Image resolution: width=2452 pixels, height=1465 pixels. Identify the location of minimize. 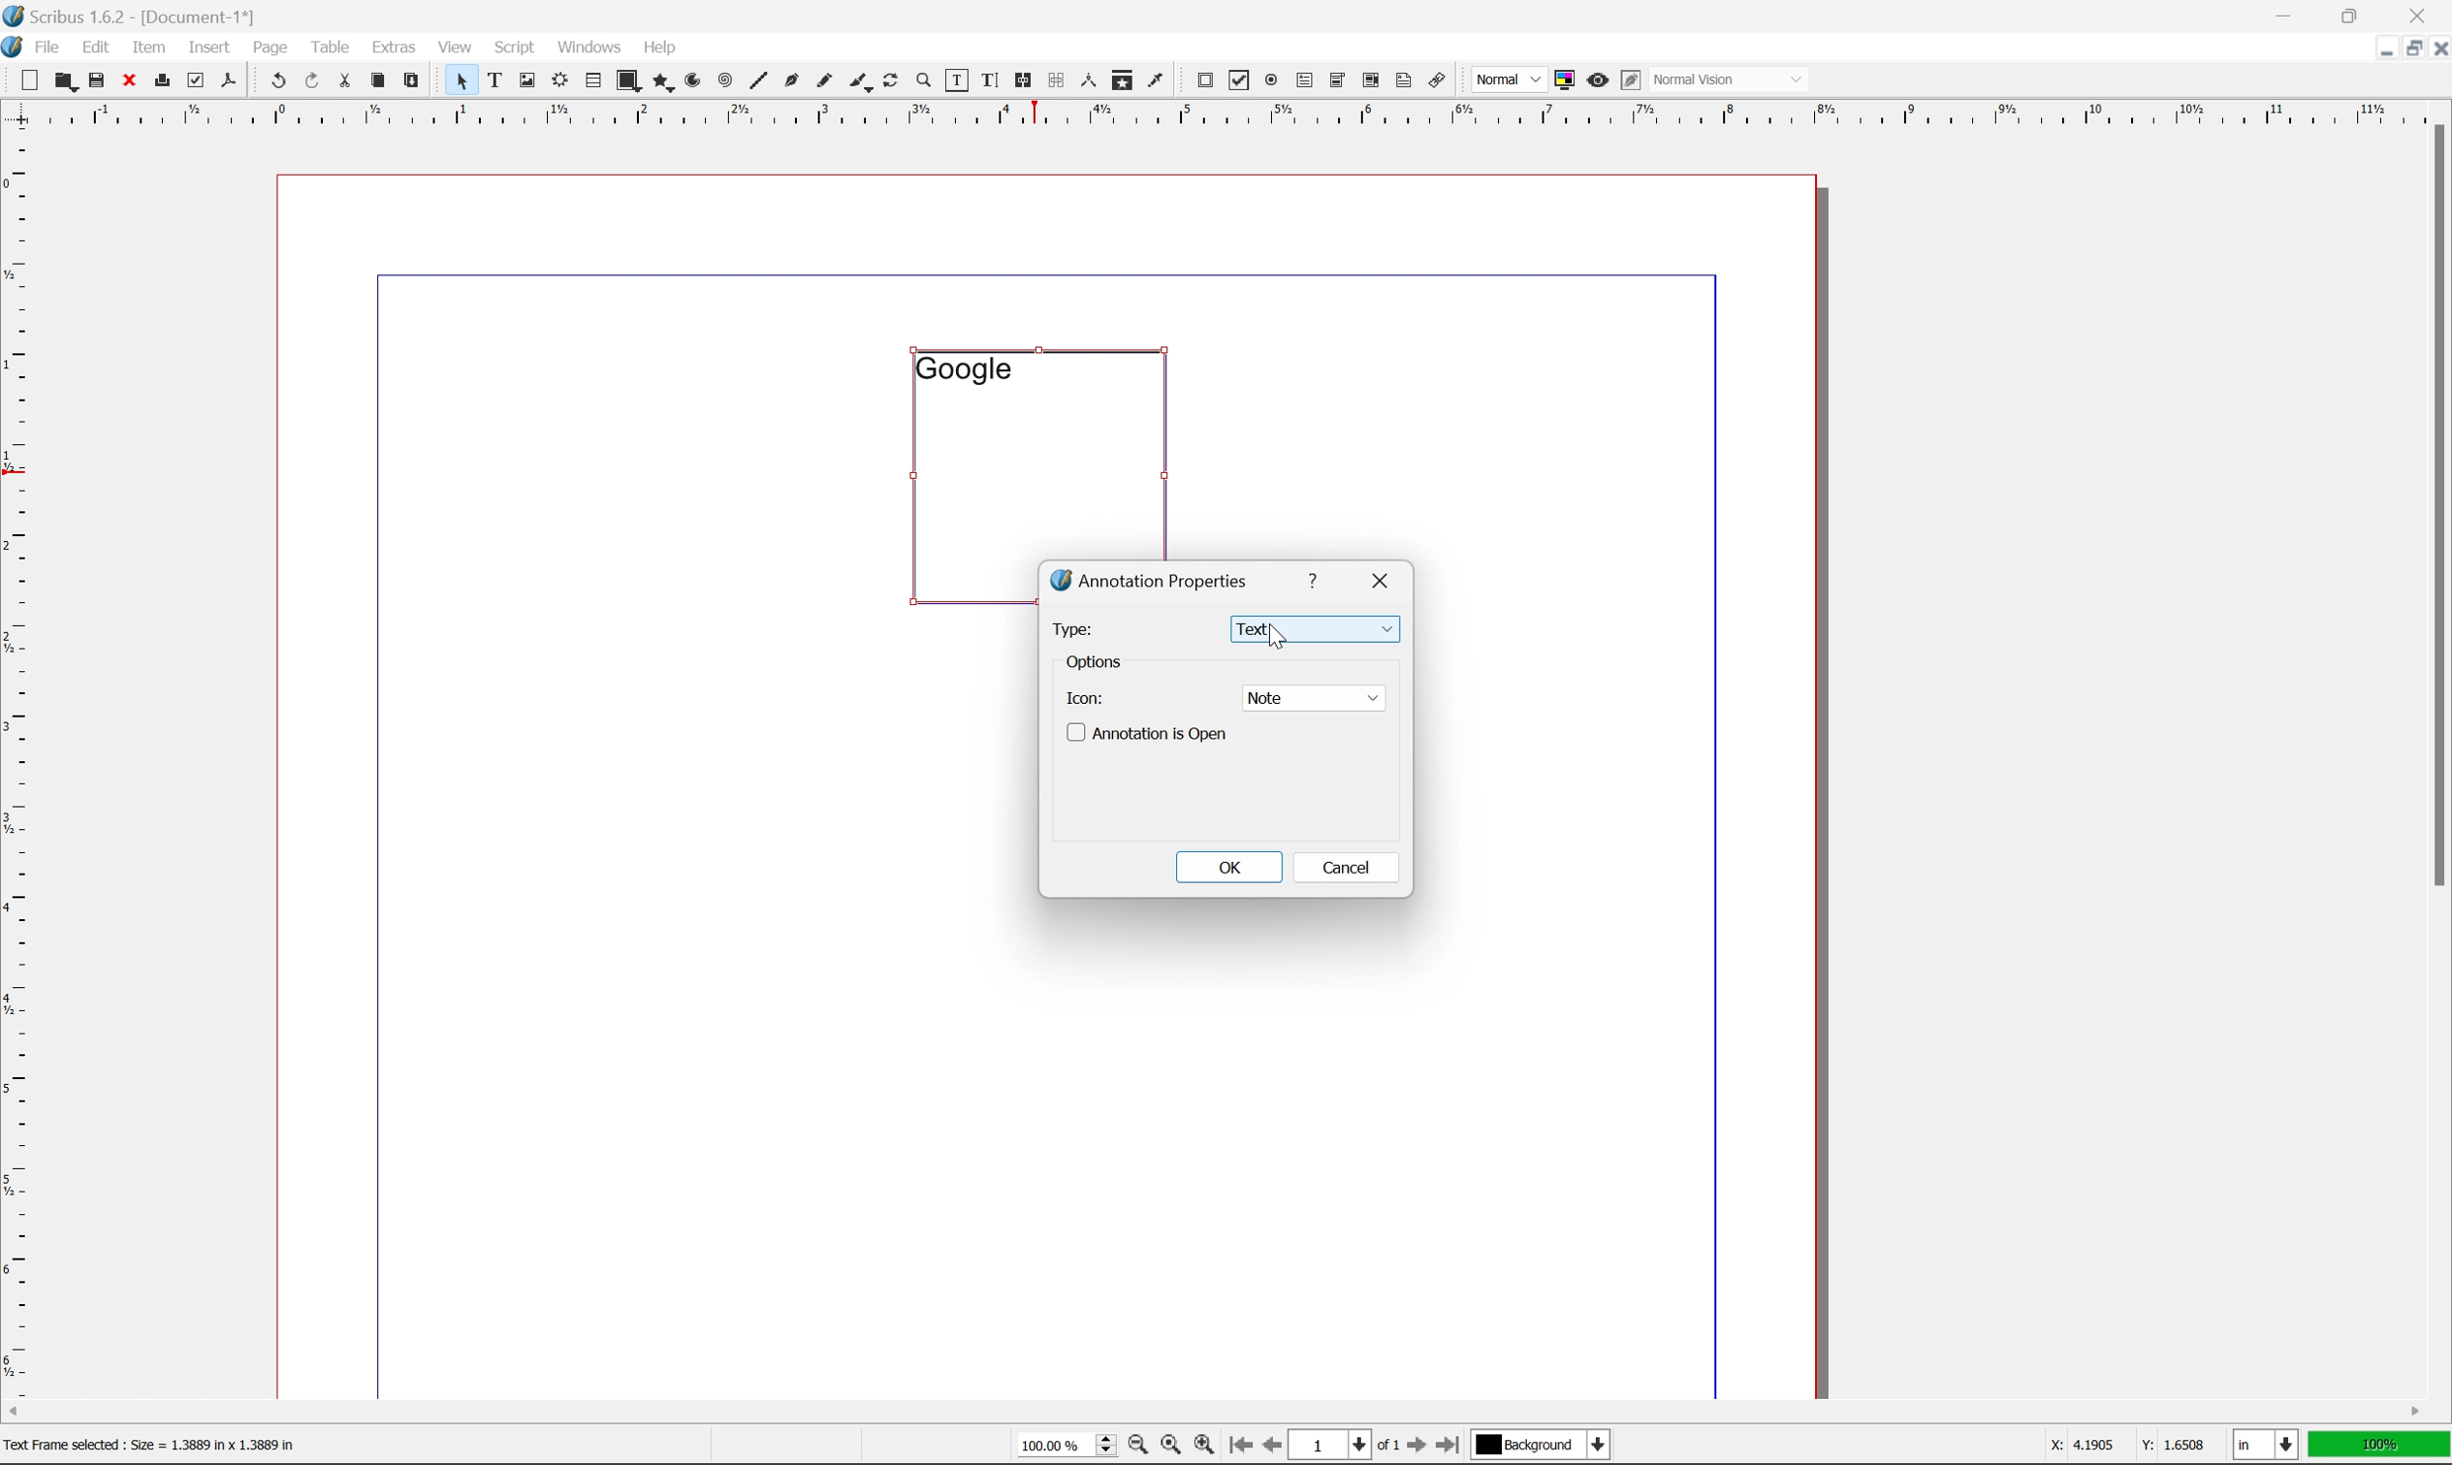
(2287, 14).